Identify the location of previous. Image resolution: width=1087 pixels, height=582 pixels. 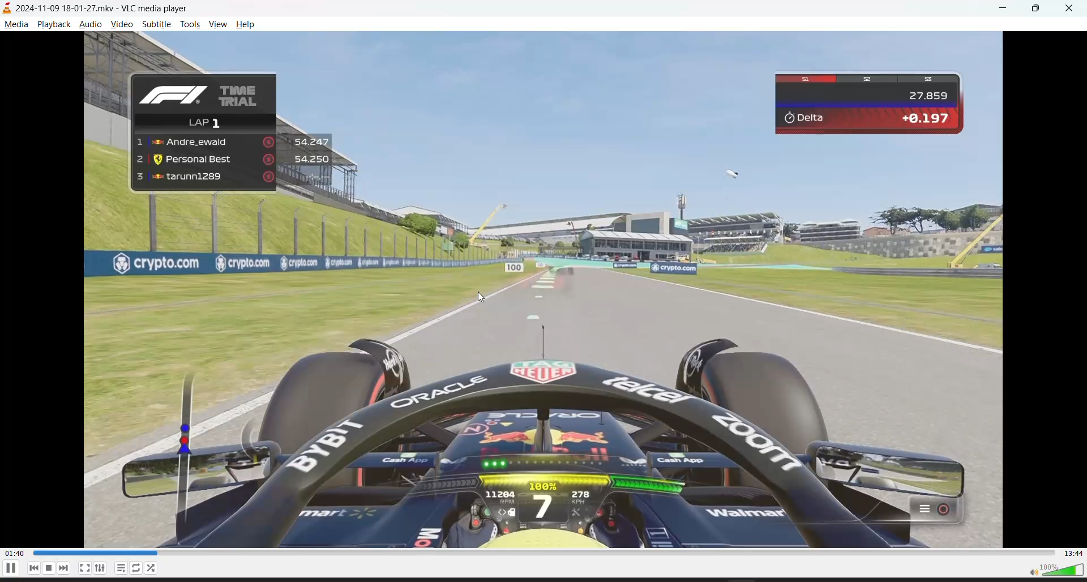
(34, 568).